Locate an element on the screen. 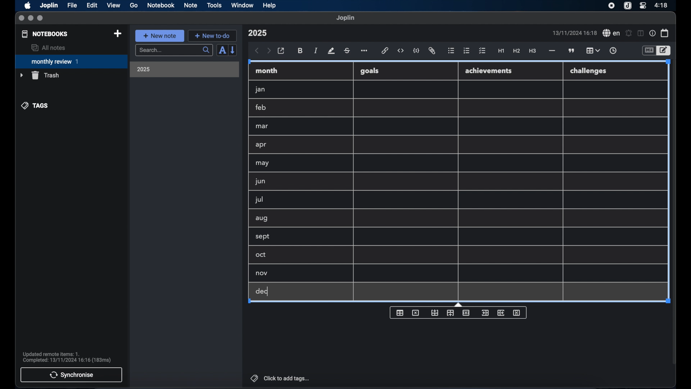  tools is located at coordinates (214, 5).